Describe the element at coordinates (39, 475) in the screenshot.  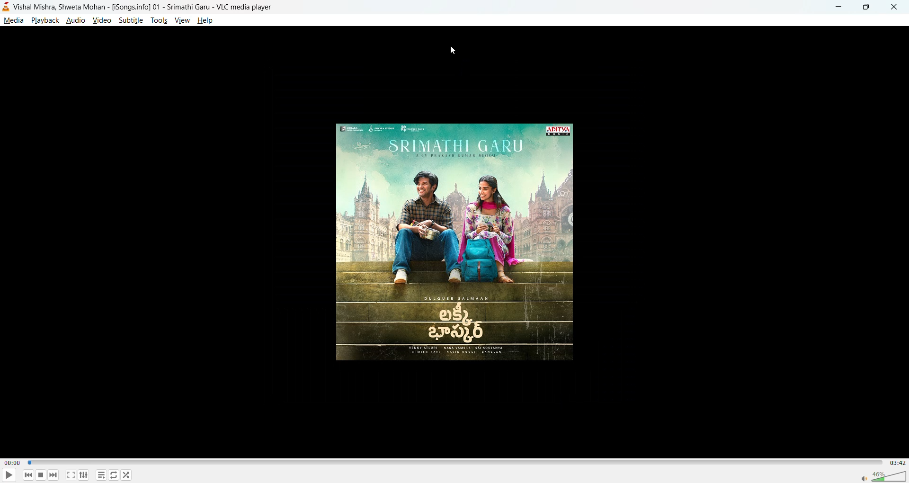
I see `stop` at that location.